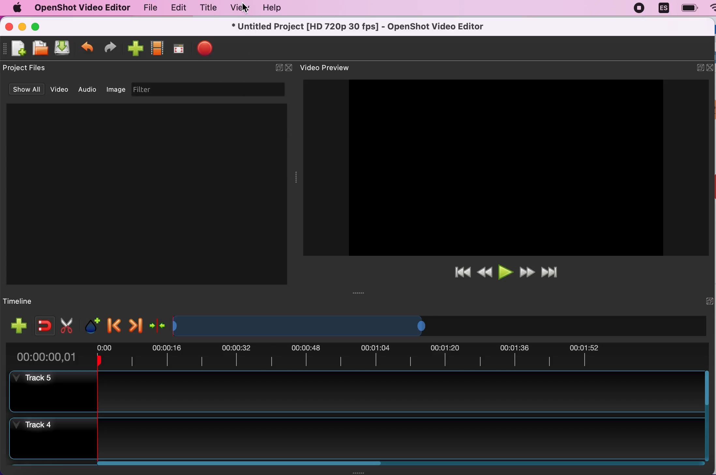 The width and height of the screenshot is (716, 475). Describe the element at coordinates (700, 67) in the screenshot. I see `expand/hide` at that location.